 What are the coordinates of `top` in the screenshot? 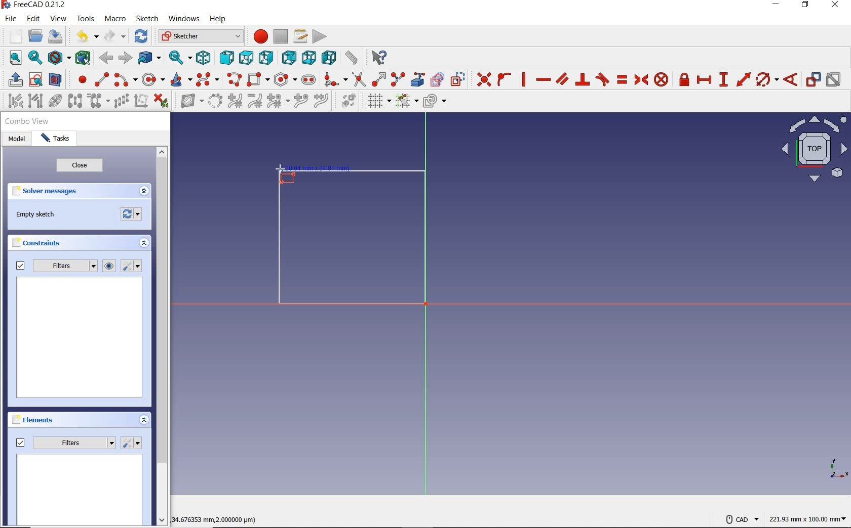 It's located at (246, 58).